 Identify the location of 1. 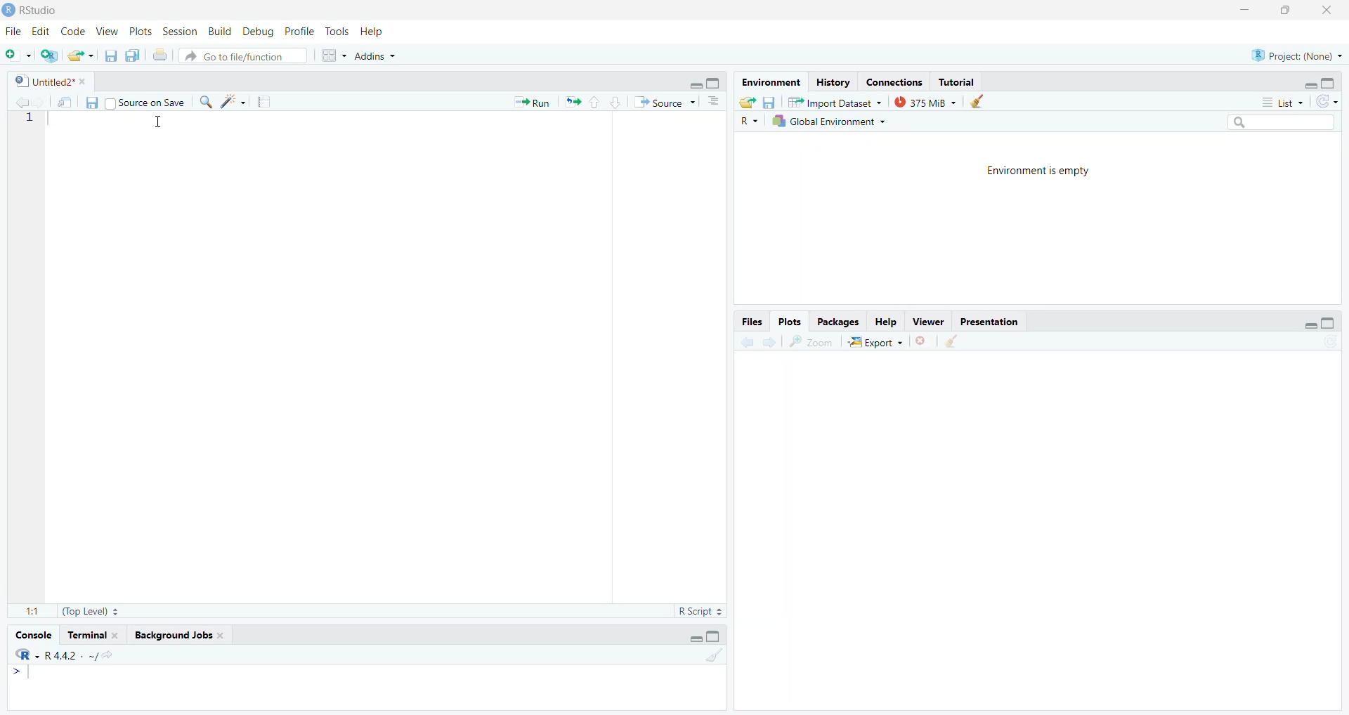
(30, 119).